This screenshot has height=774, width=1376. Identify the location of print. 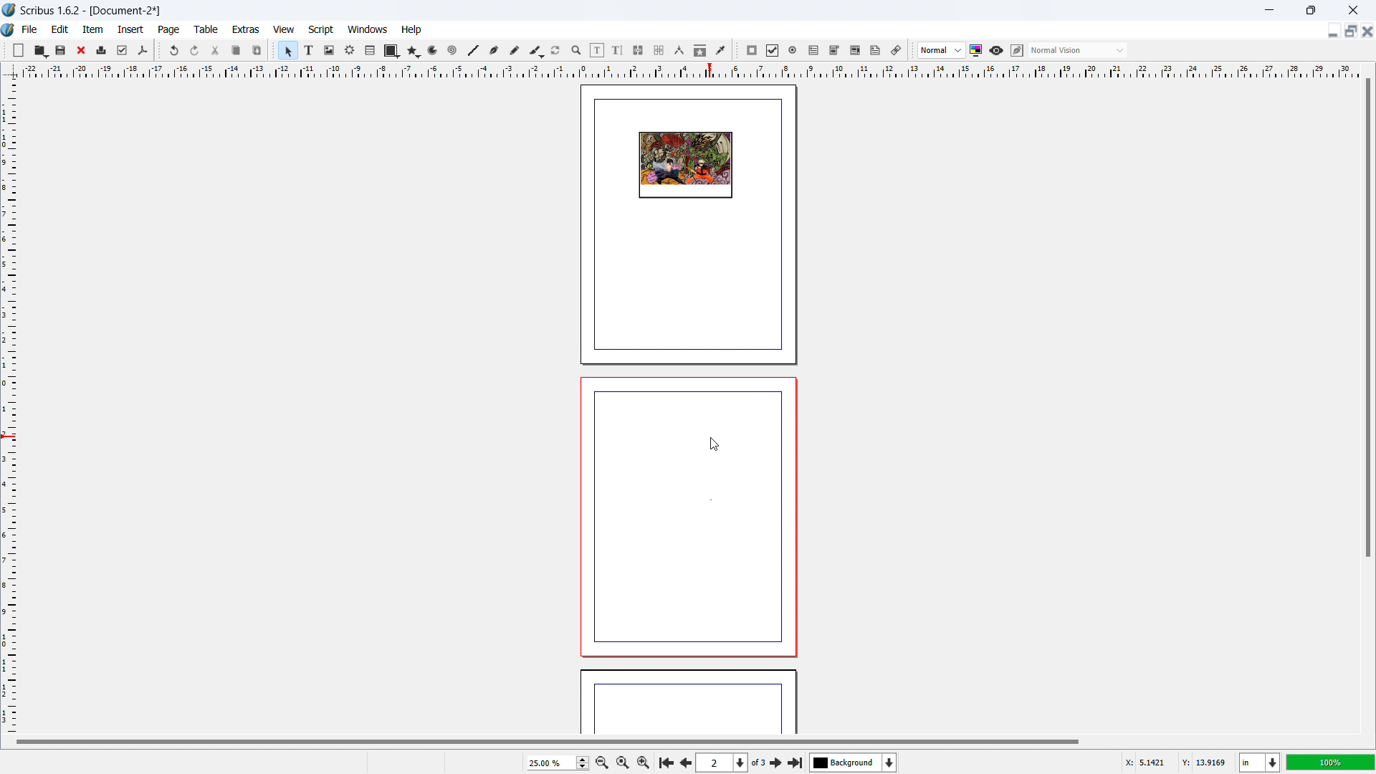
(102, 49).